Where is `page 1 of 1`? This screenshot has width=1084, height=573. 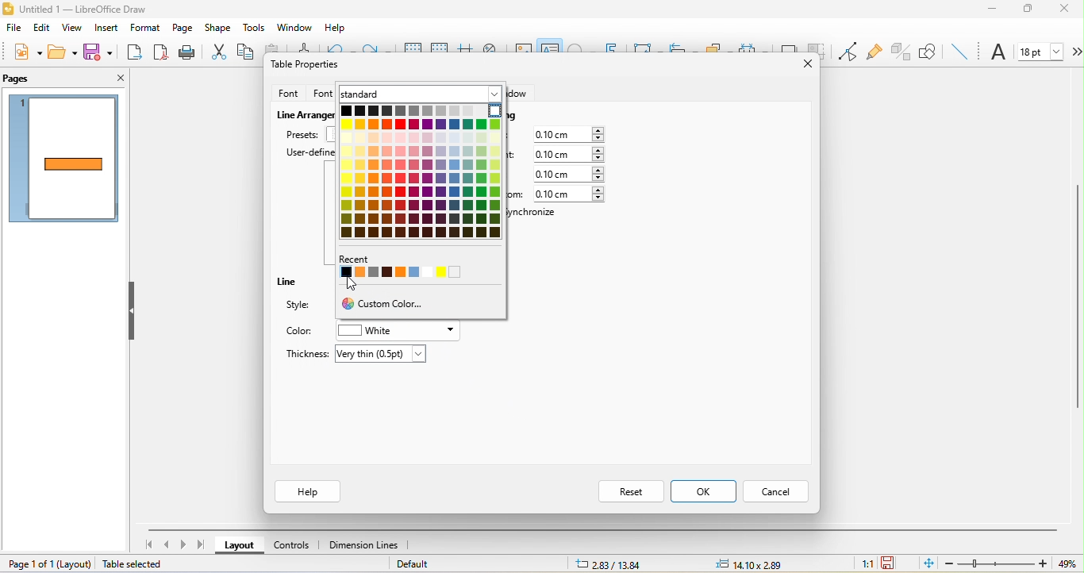 page 1 of 1 is located at coordinates (28, 563).